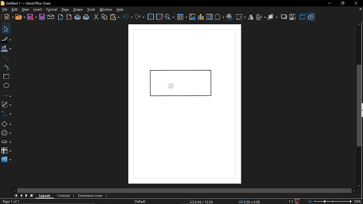  What do you see at coordinates (6, 114) in the screenshot?
I see `connector` at bounding box center [6, 114].